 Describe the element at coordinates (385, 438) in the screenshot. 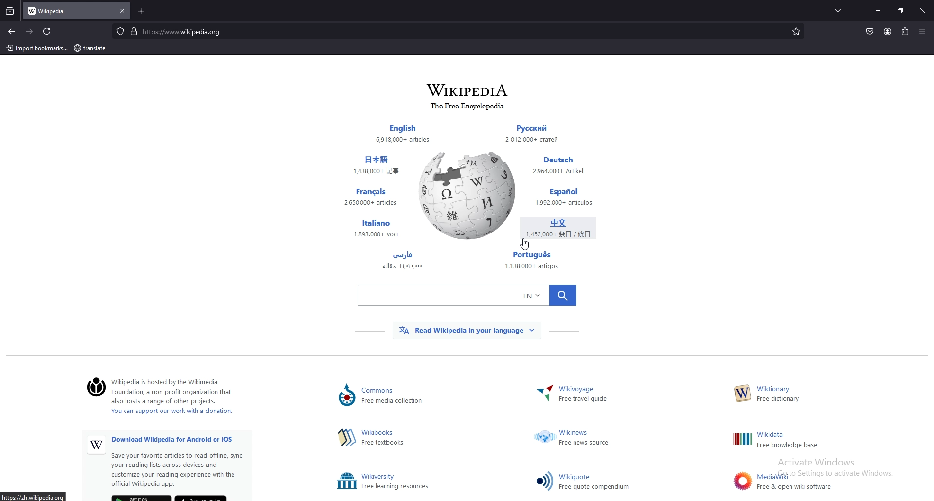

I see `hima
Free textbooks` at that location.